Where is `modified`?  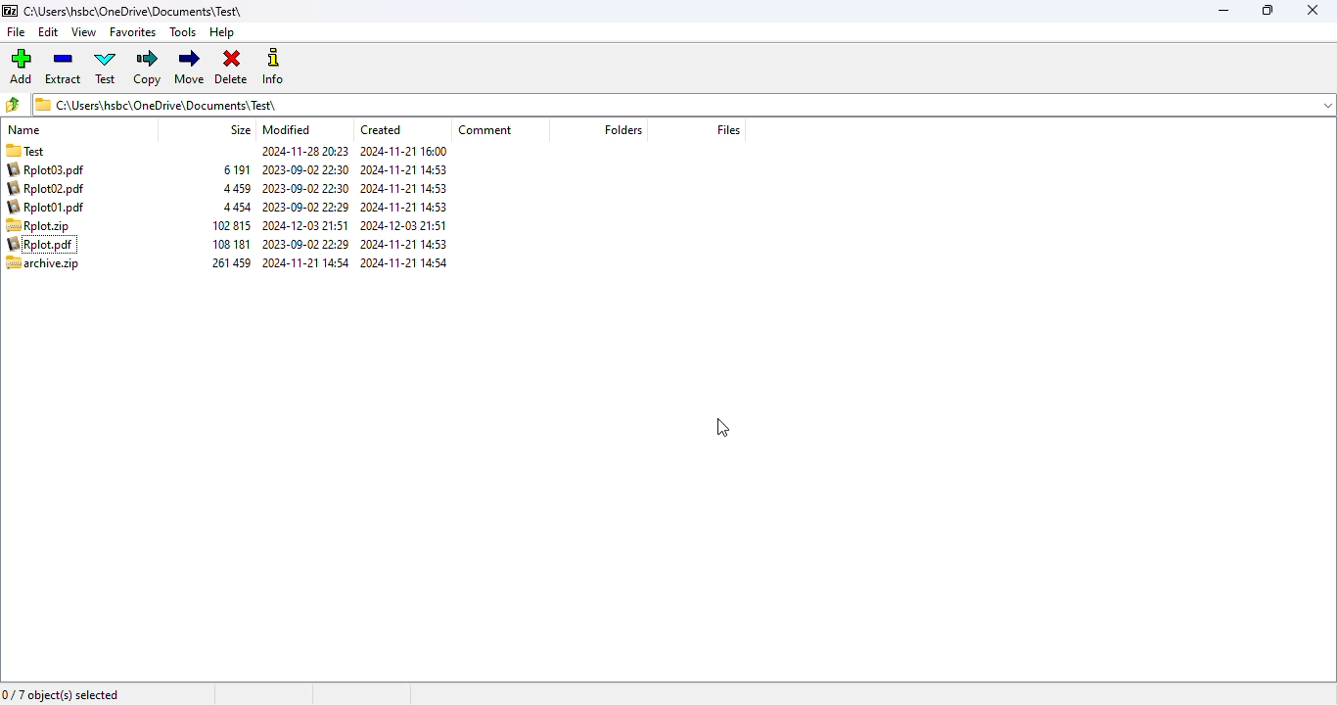
modified is located at coordinates (287, 129).